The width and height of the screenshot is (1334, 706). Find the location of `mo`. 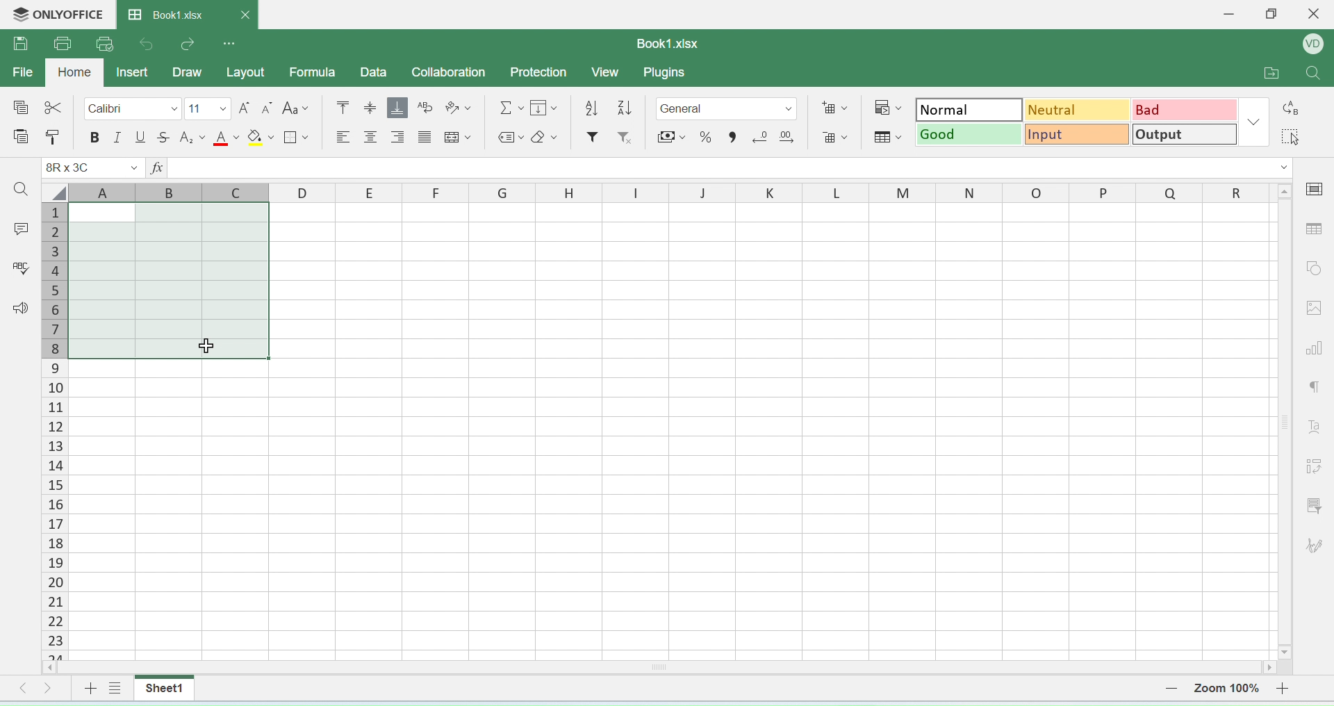

mo is located at coordinates (345, 108).